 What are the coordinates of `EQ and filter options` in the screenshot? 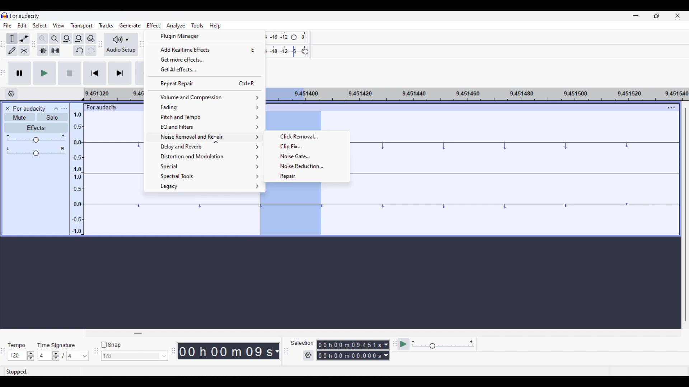 It's located at (204, 127).